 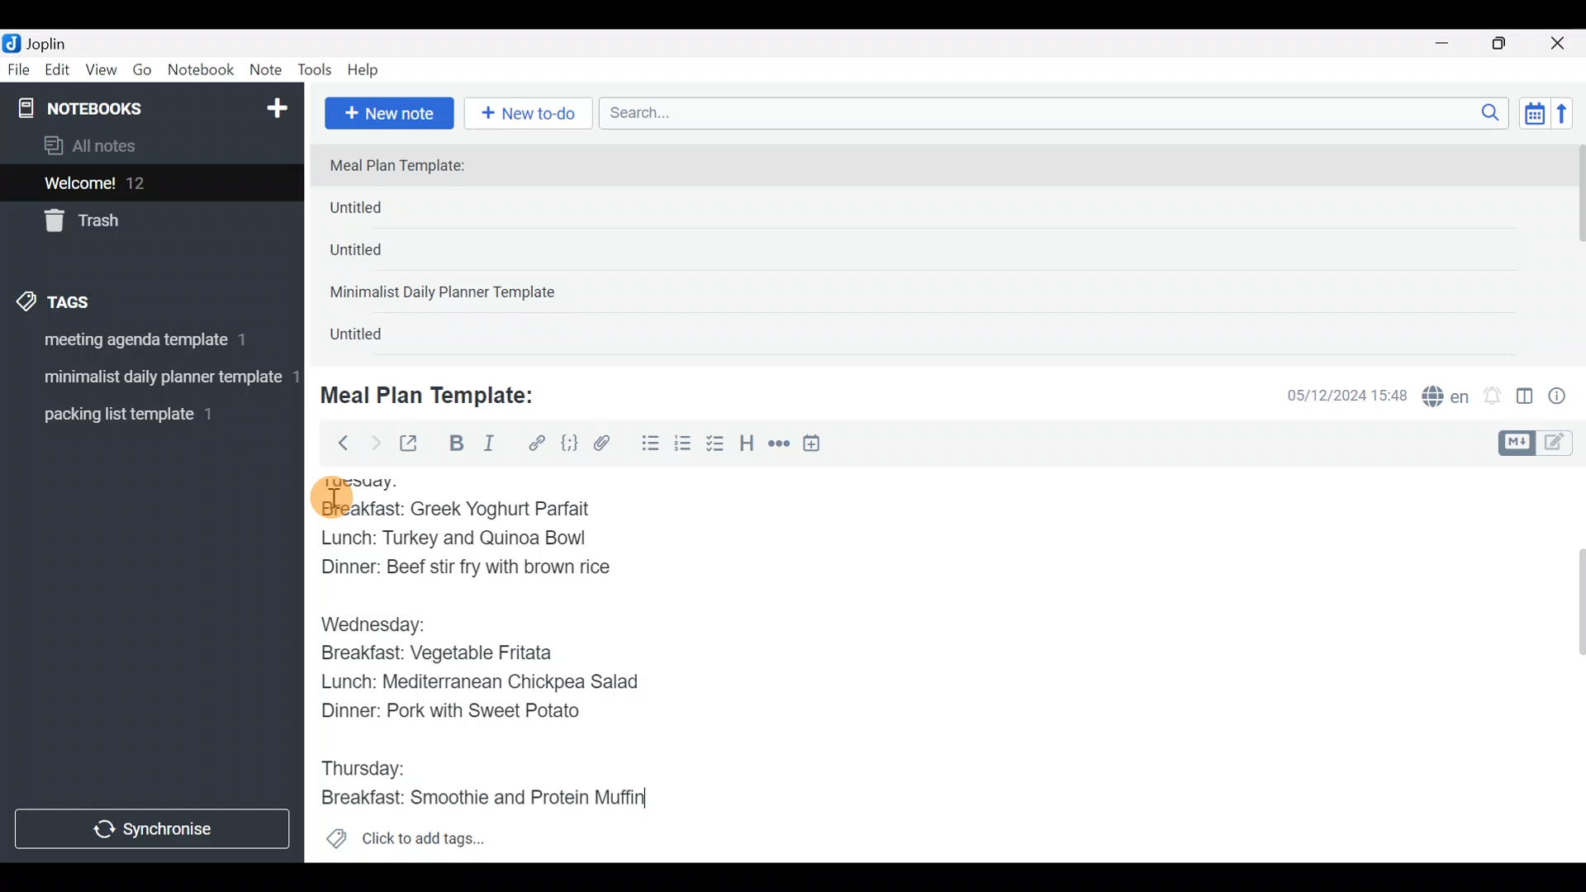 What do you see at coordinates (438, 393) in the screenshot?
I see `Meal Plan Template:` at bounding box center [438, 393].